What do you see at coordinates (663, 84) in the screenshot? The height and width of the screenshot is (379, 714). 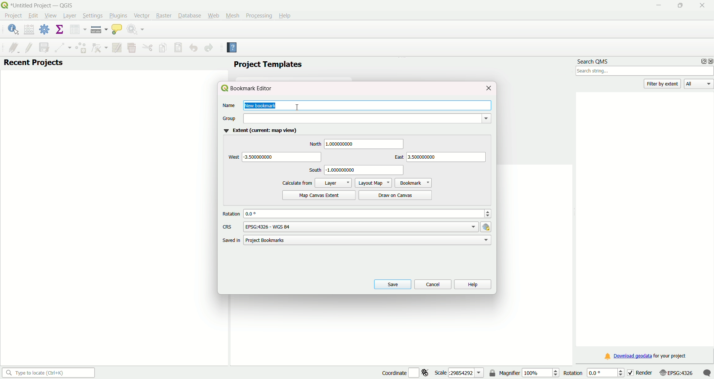 I see `filter` at bounding box center [663, 84].